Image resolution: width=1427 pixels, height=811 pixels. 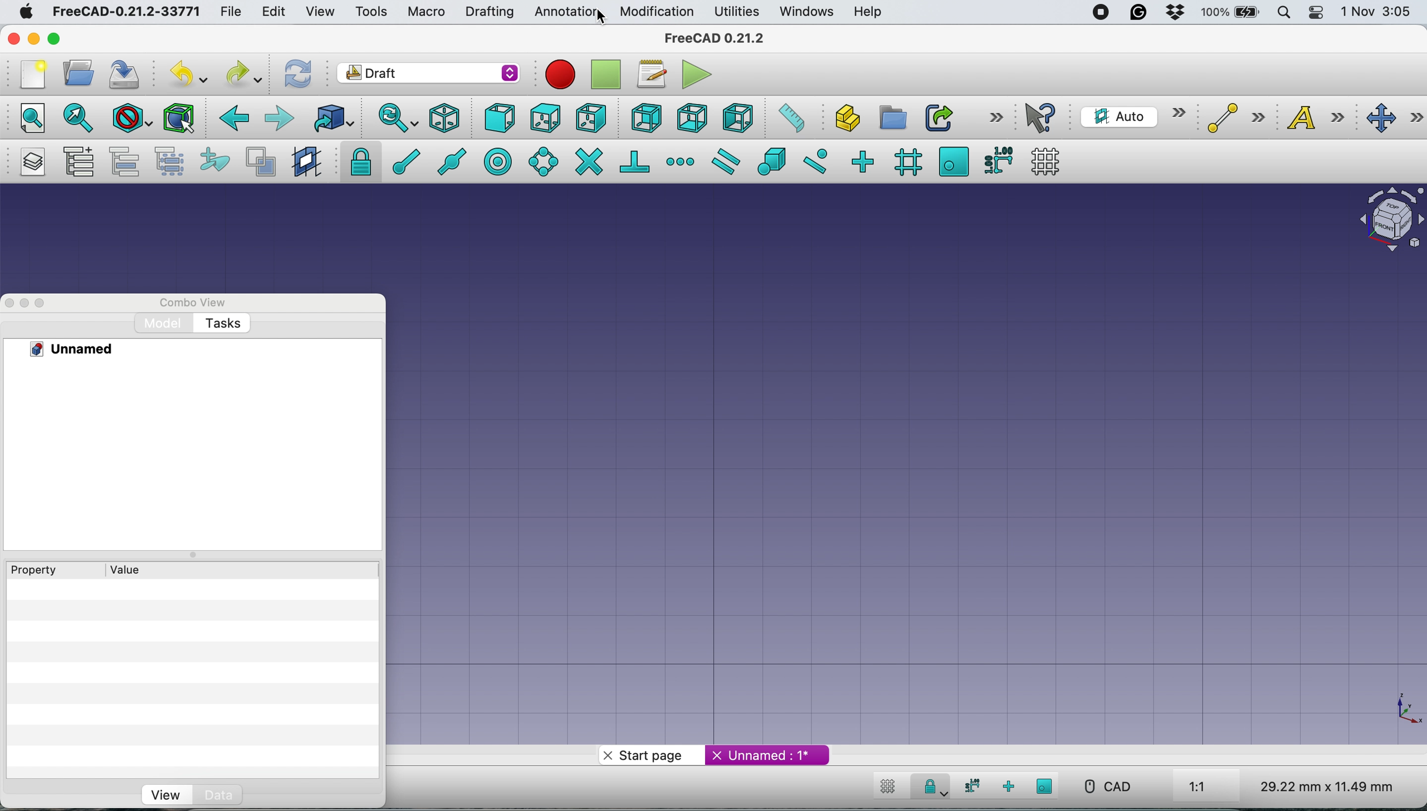 What do you see at coordinates (193, 72) in the screenshot?
I see `undo` at bounding box center [193, 72].